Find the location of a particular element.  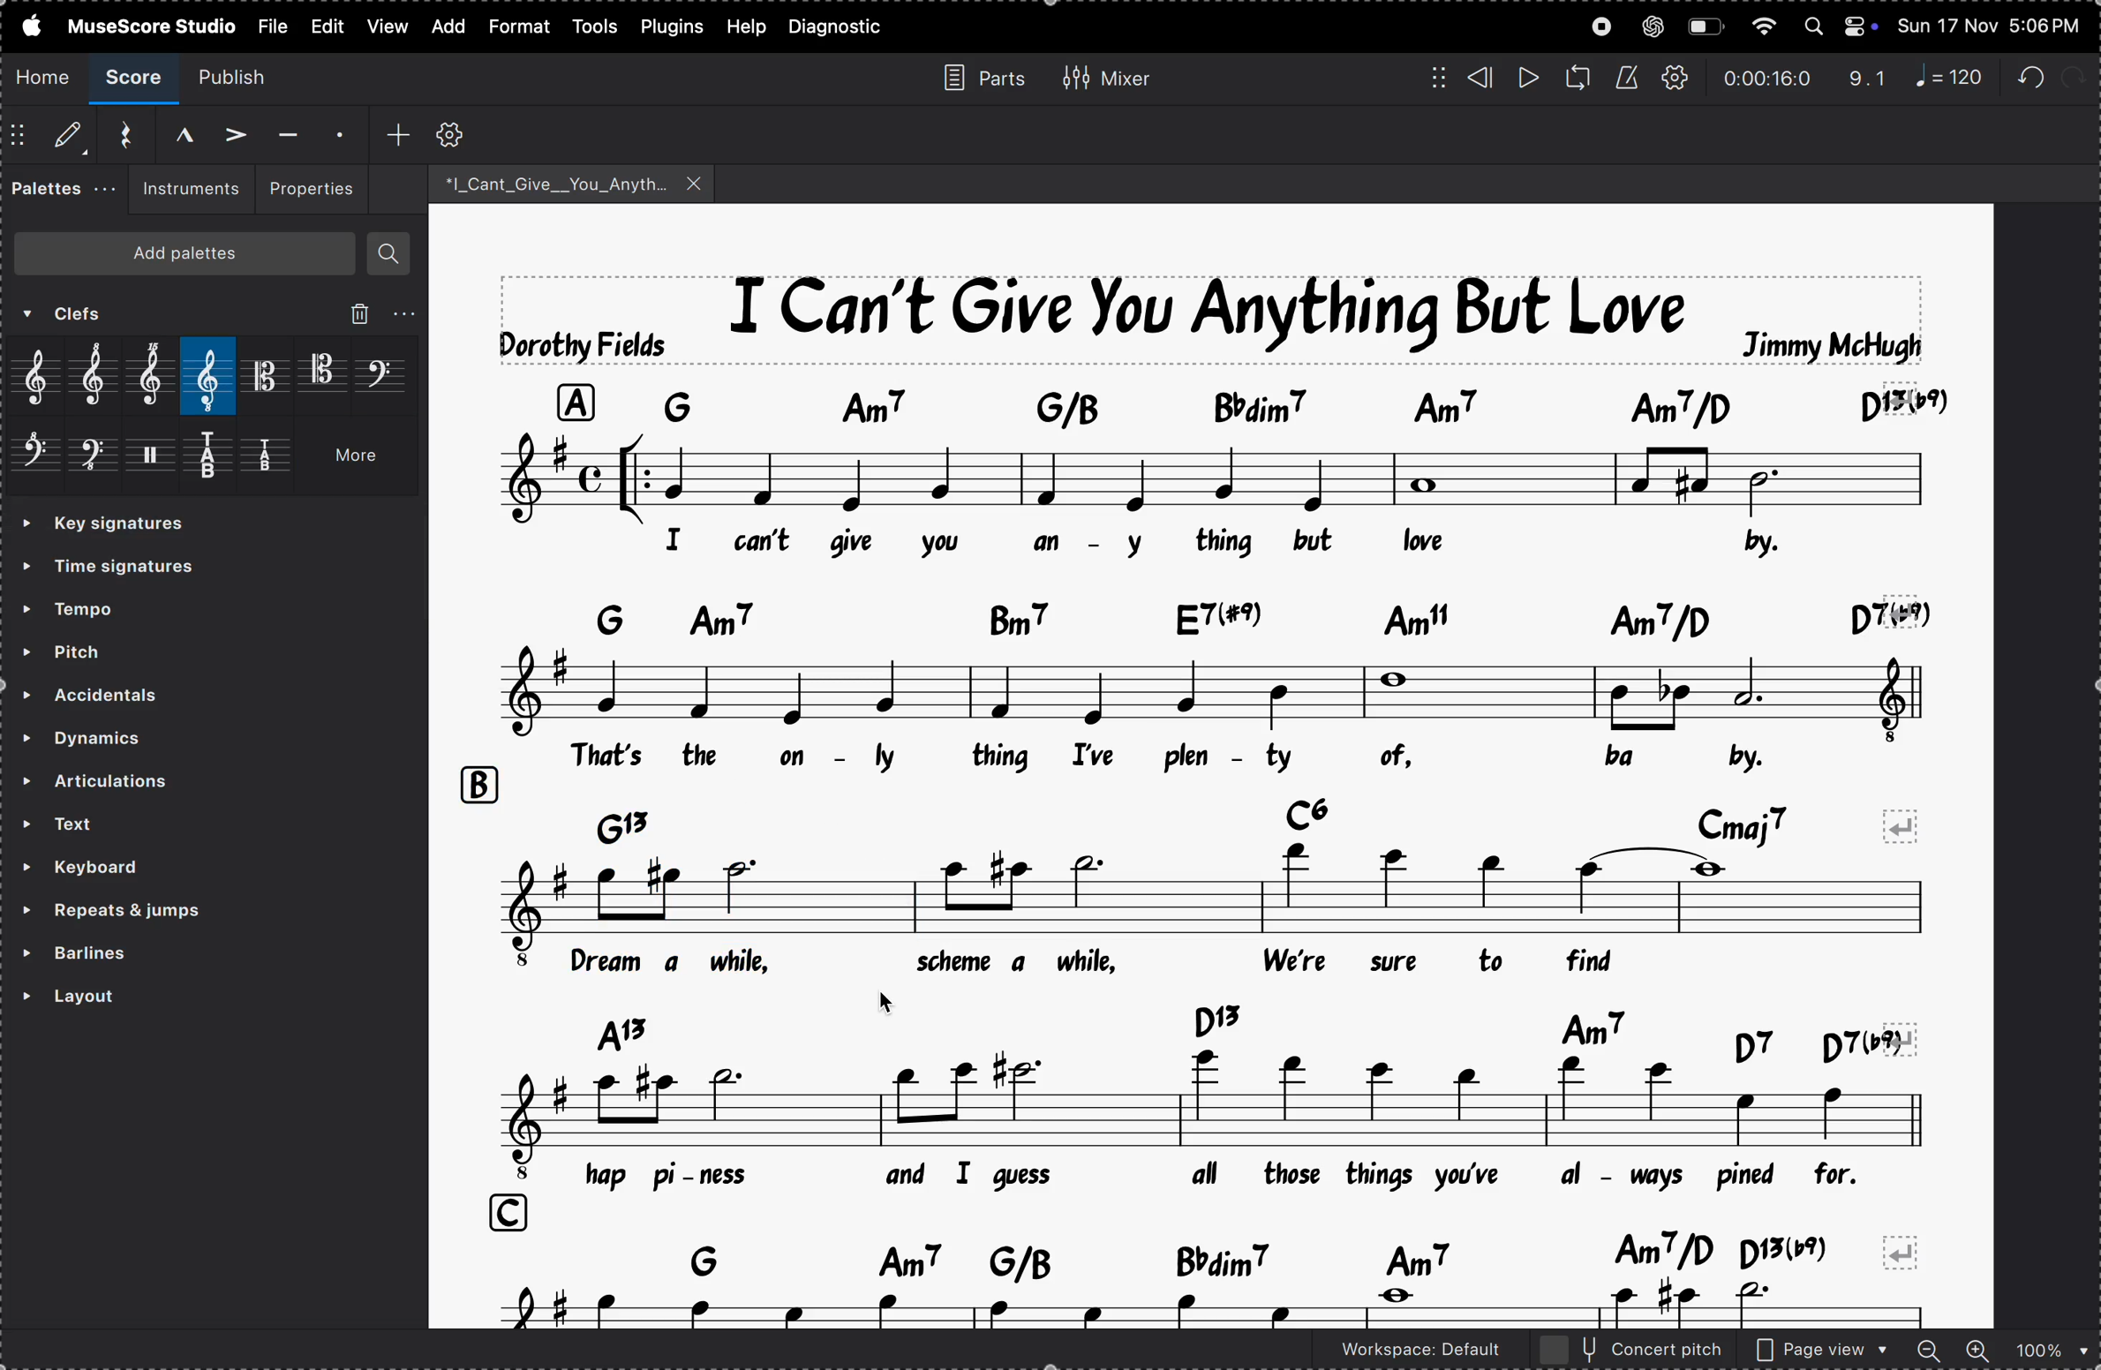

trble clef 15ma alta is located at coordinates (158, 379).